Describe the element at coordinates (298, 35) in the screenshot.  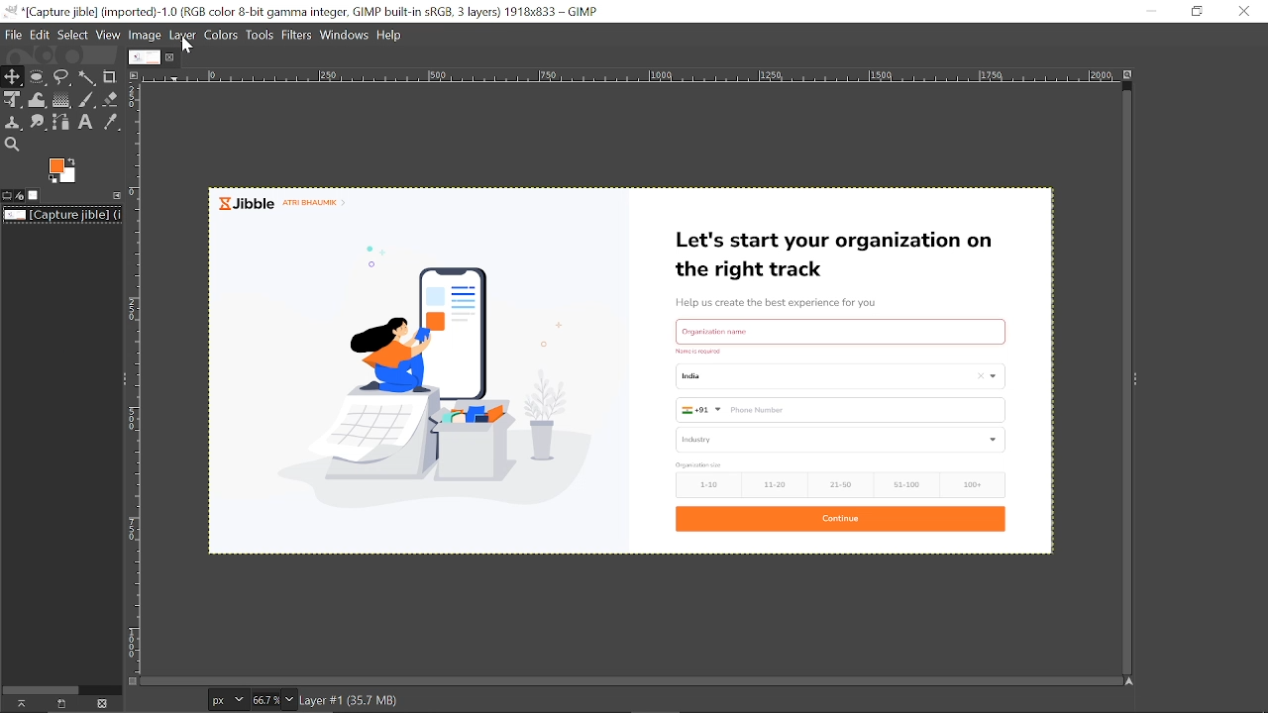
I see `Filters` at that location.